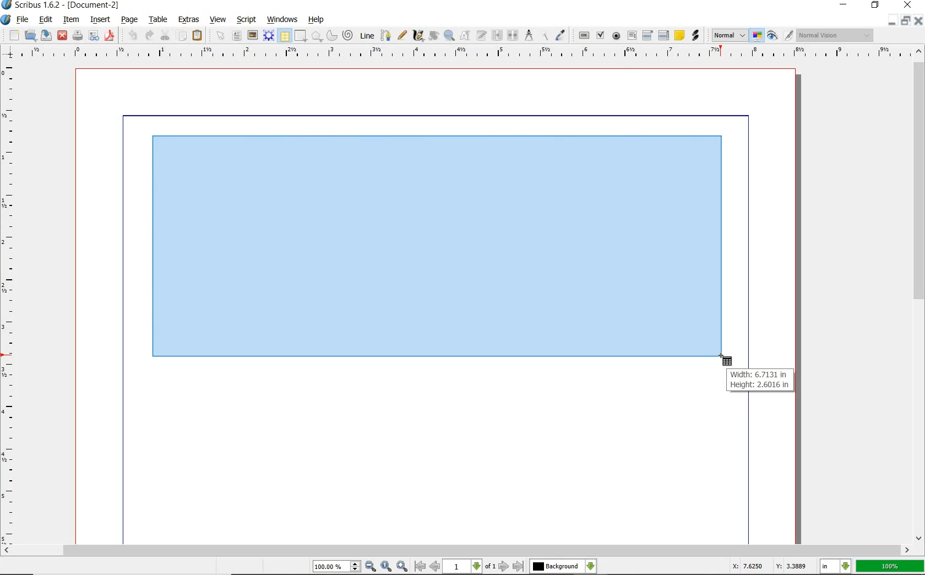  Describe the element at coordinates (919, 21) in the screenshot. I see `close` at that location.